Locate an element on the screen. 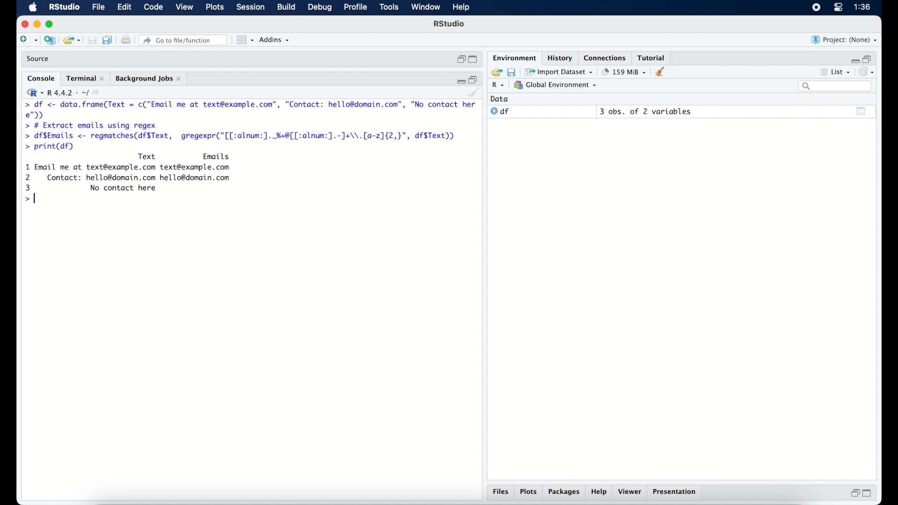  158 MB is located at coordinates (625, 72).